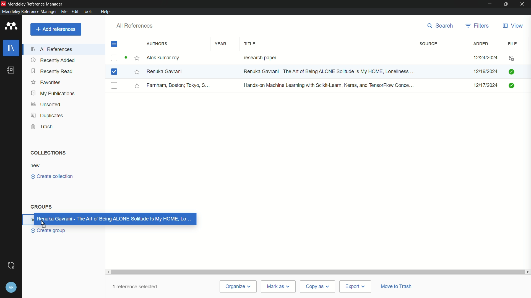 This screenshot has height=298, width=531. What do you see at coordinates (53, 60) in the screenshot?
I see `recently added` at bounding box center [53, 60].